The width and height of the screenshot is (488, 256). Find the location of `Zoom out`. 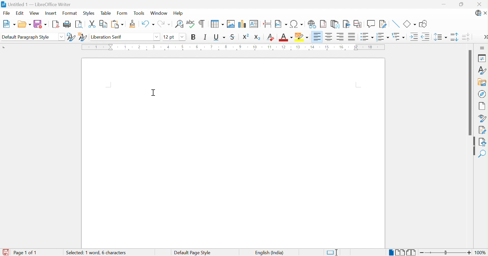

Zoom out is located at coordinates (424, 253).